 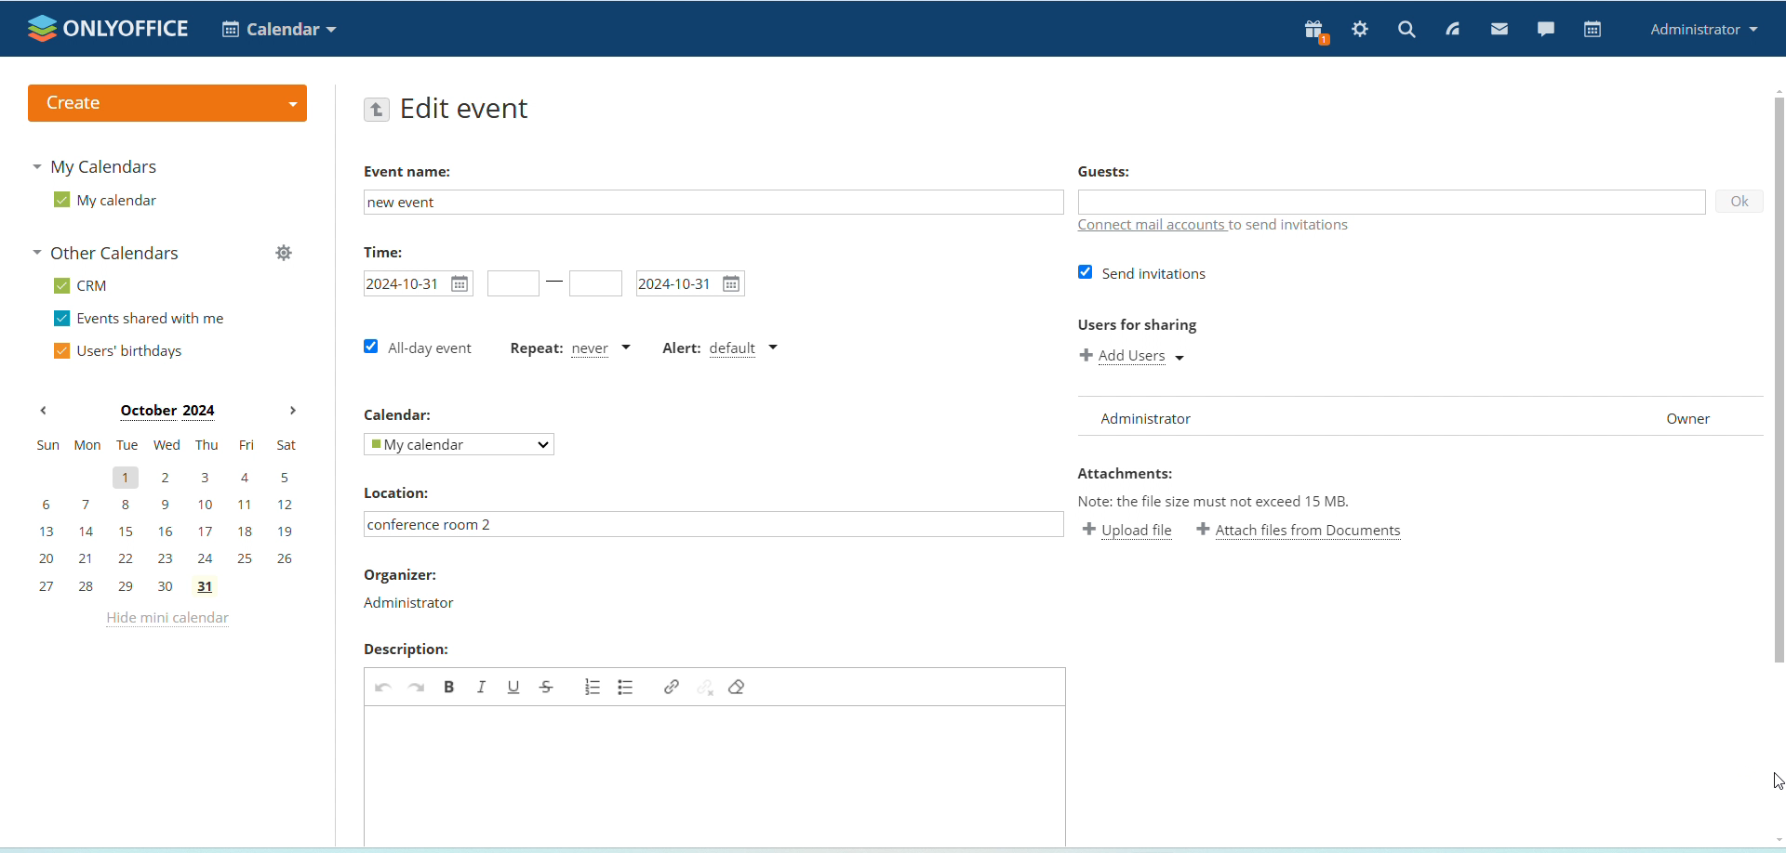 I want to click on event start time, so click(x=416, y=283).